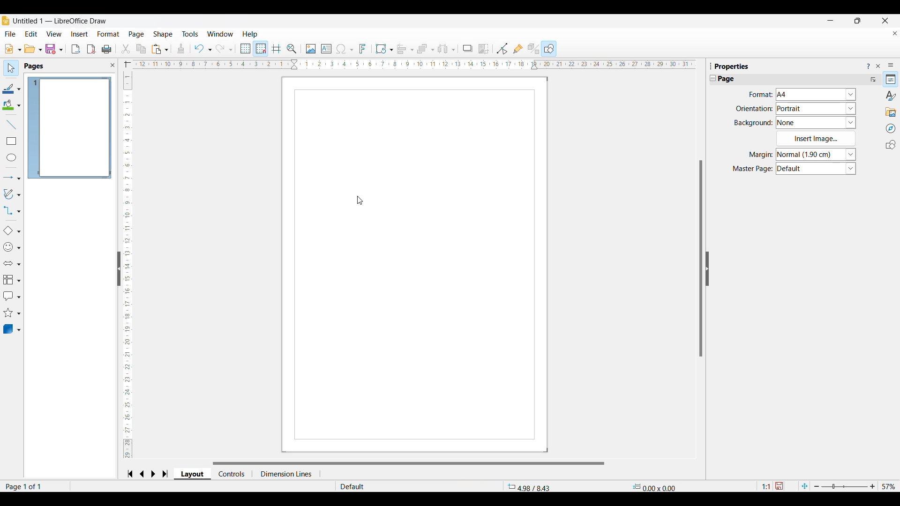  What do you see at coordinates (891, 65) in the screenshot?
I see `Sidebar settings` at bounding box center [891, 65].